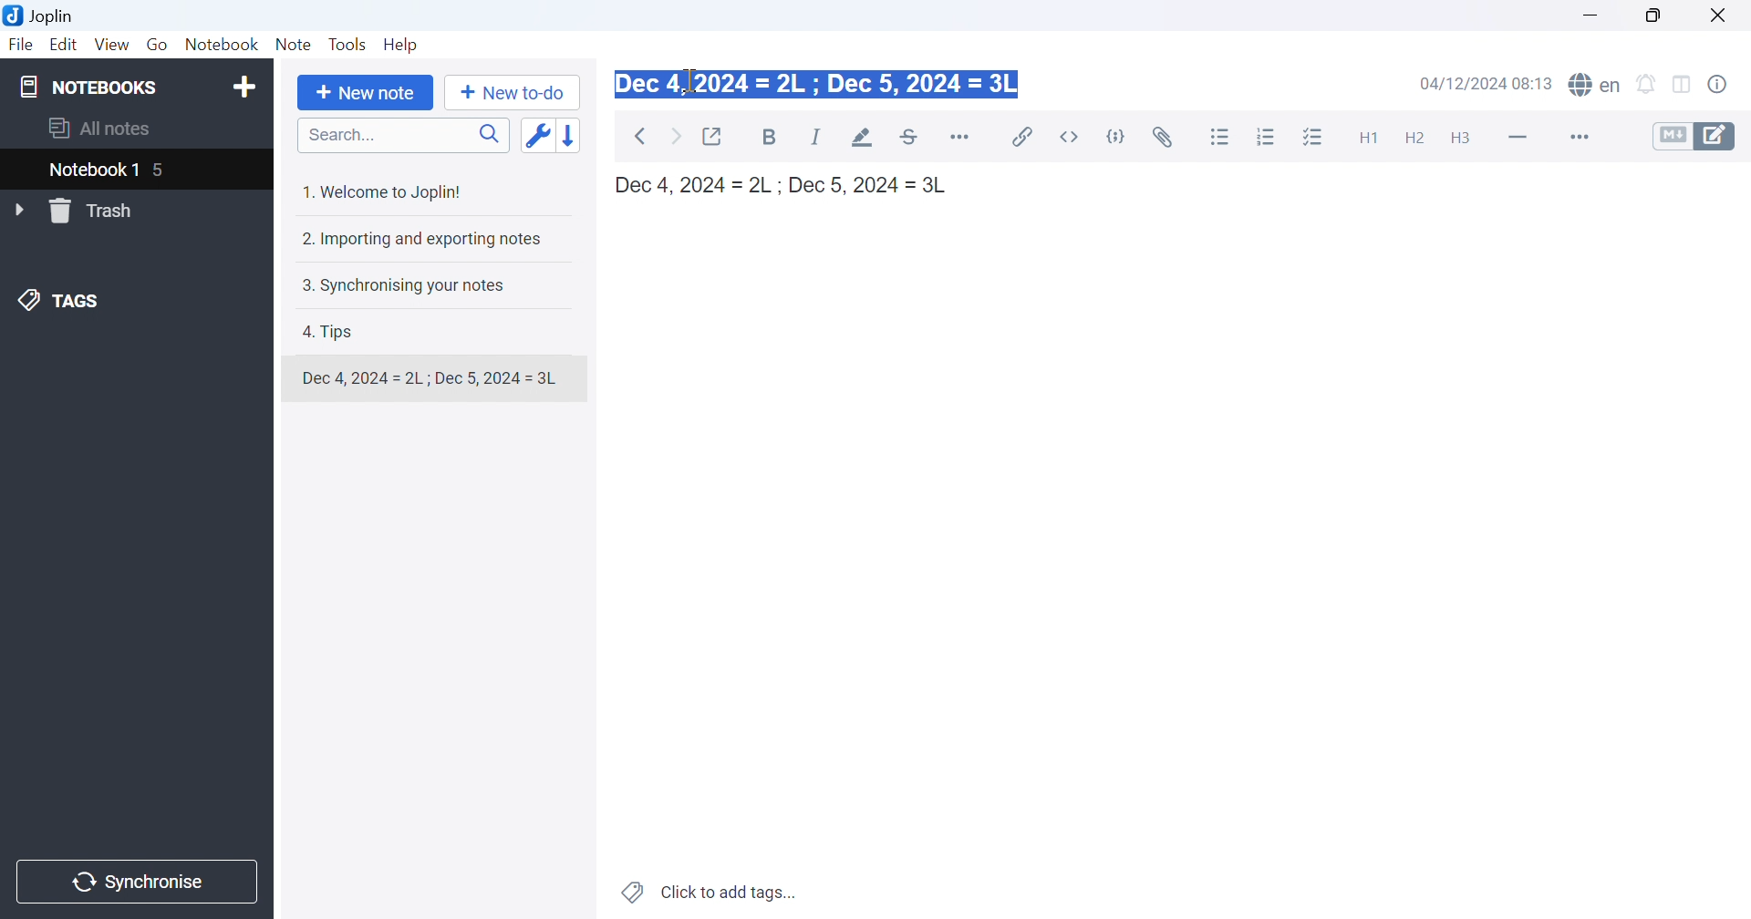  I want to click on Notebook 1, so click(94, 170).